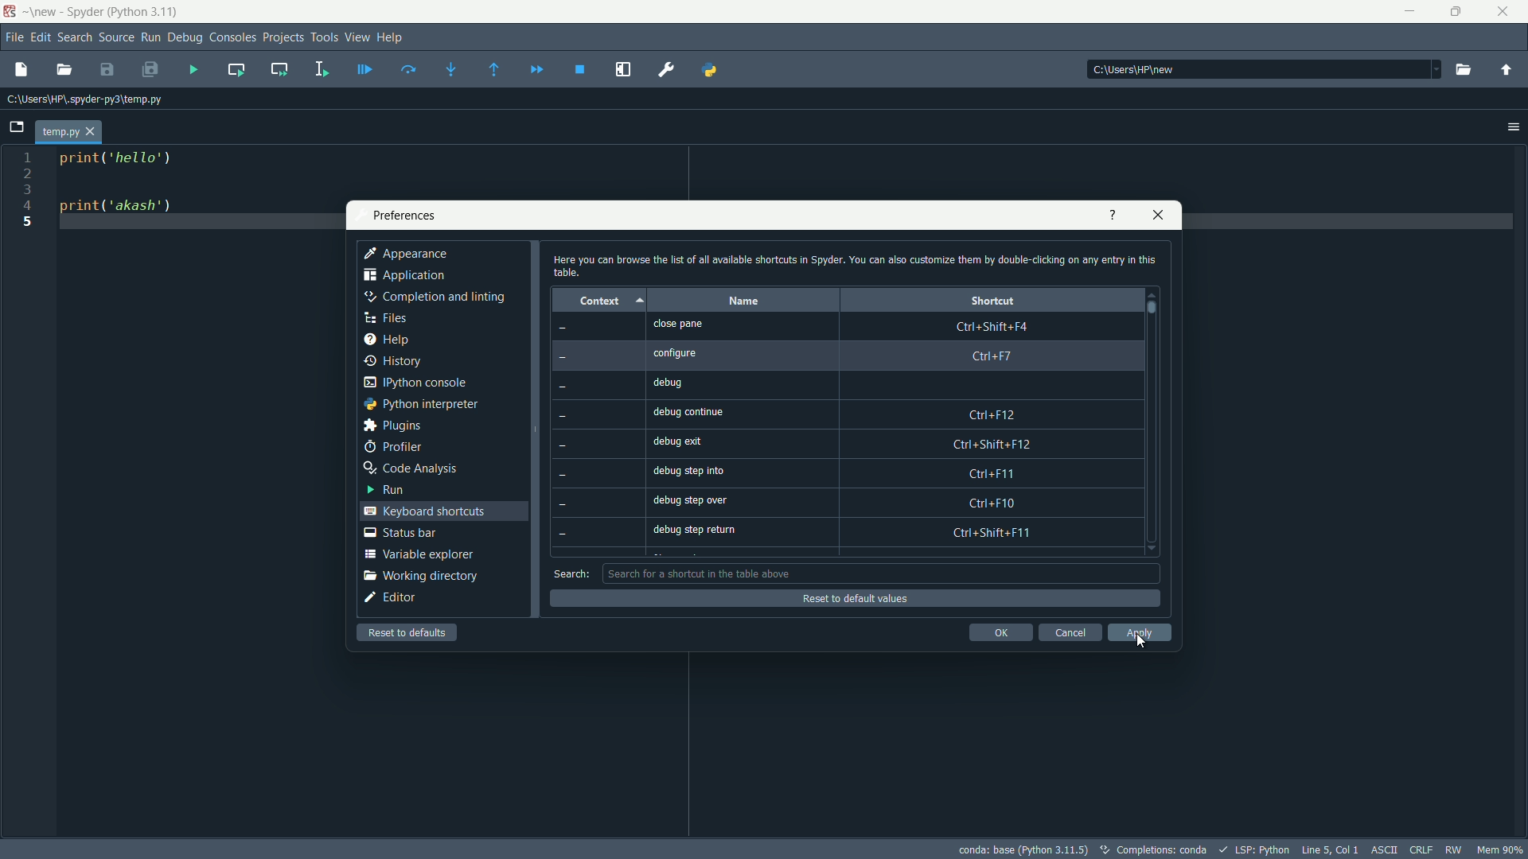 Image resolution: width=1528 pixels, height=859 pixels. I want to click on debug menu, so click(185, 37).